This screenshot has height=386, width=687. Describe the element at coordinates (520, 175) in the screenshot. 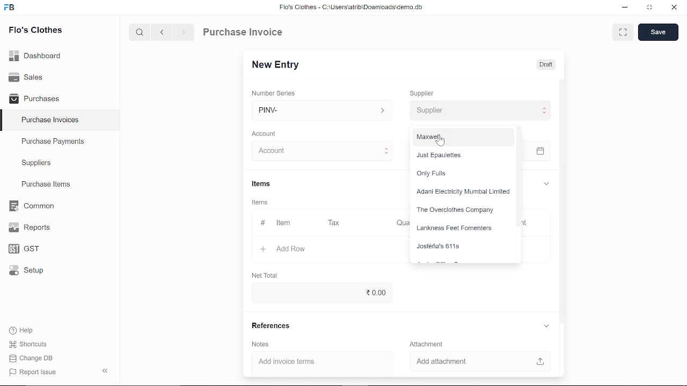

I see `vertical scollbar` at that location.